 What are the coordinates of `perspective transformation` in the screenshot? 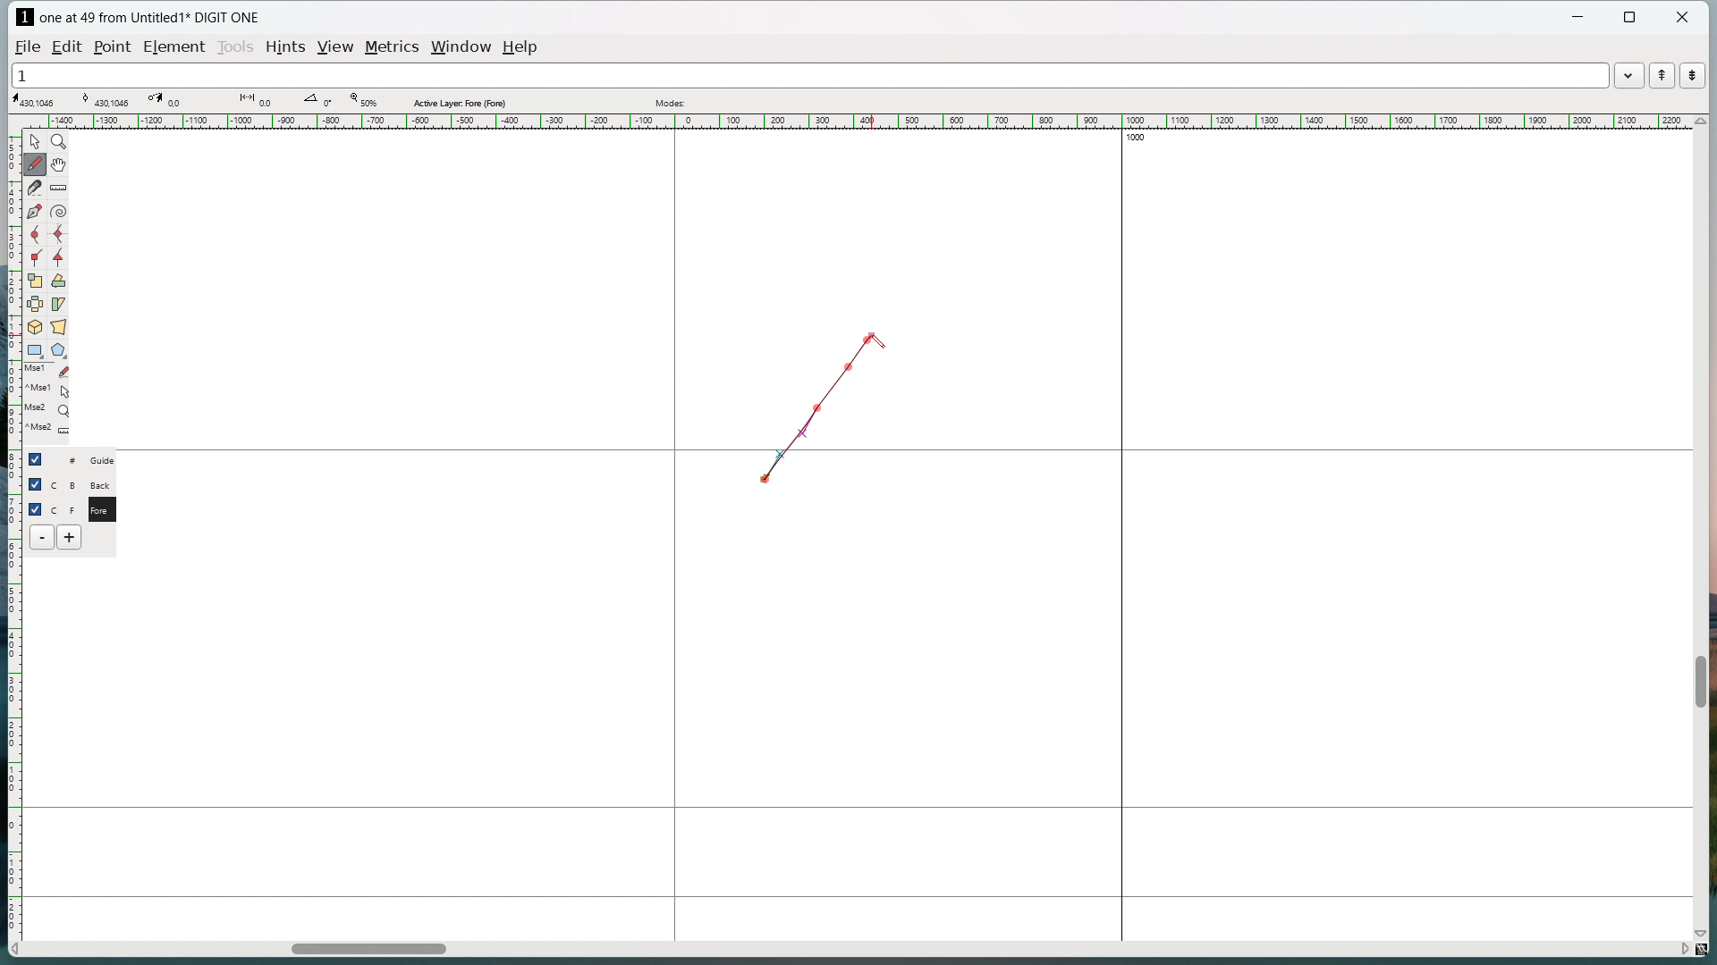 It's located at (58, 326).